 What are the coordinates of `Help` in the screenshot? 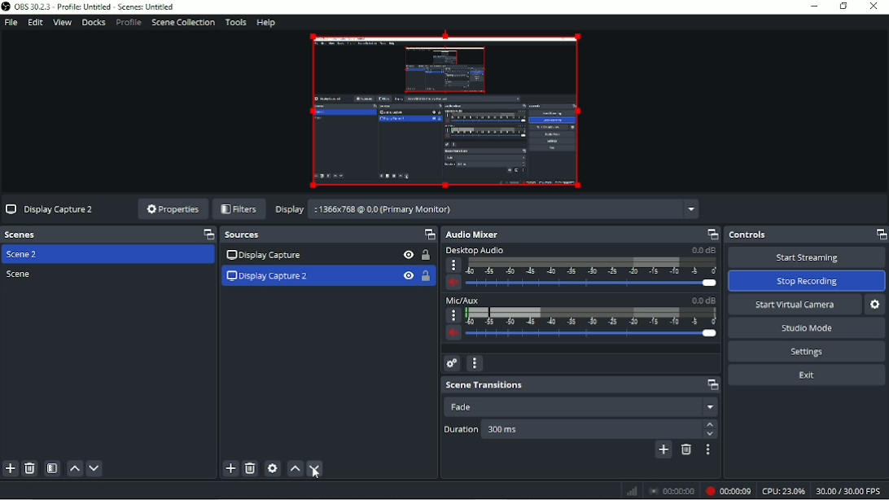 It's located at (265, 23).